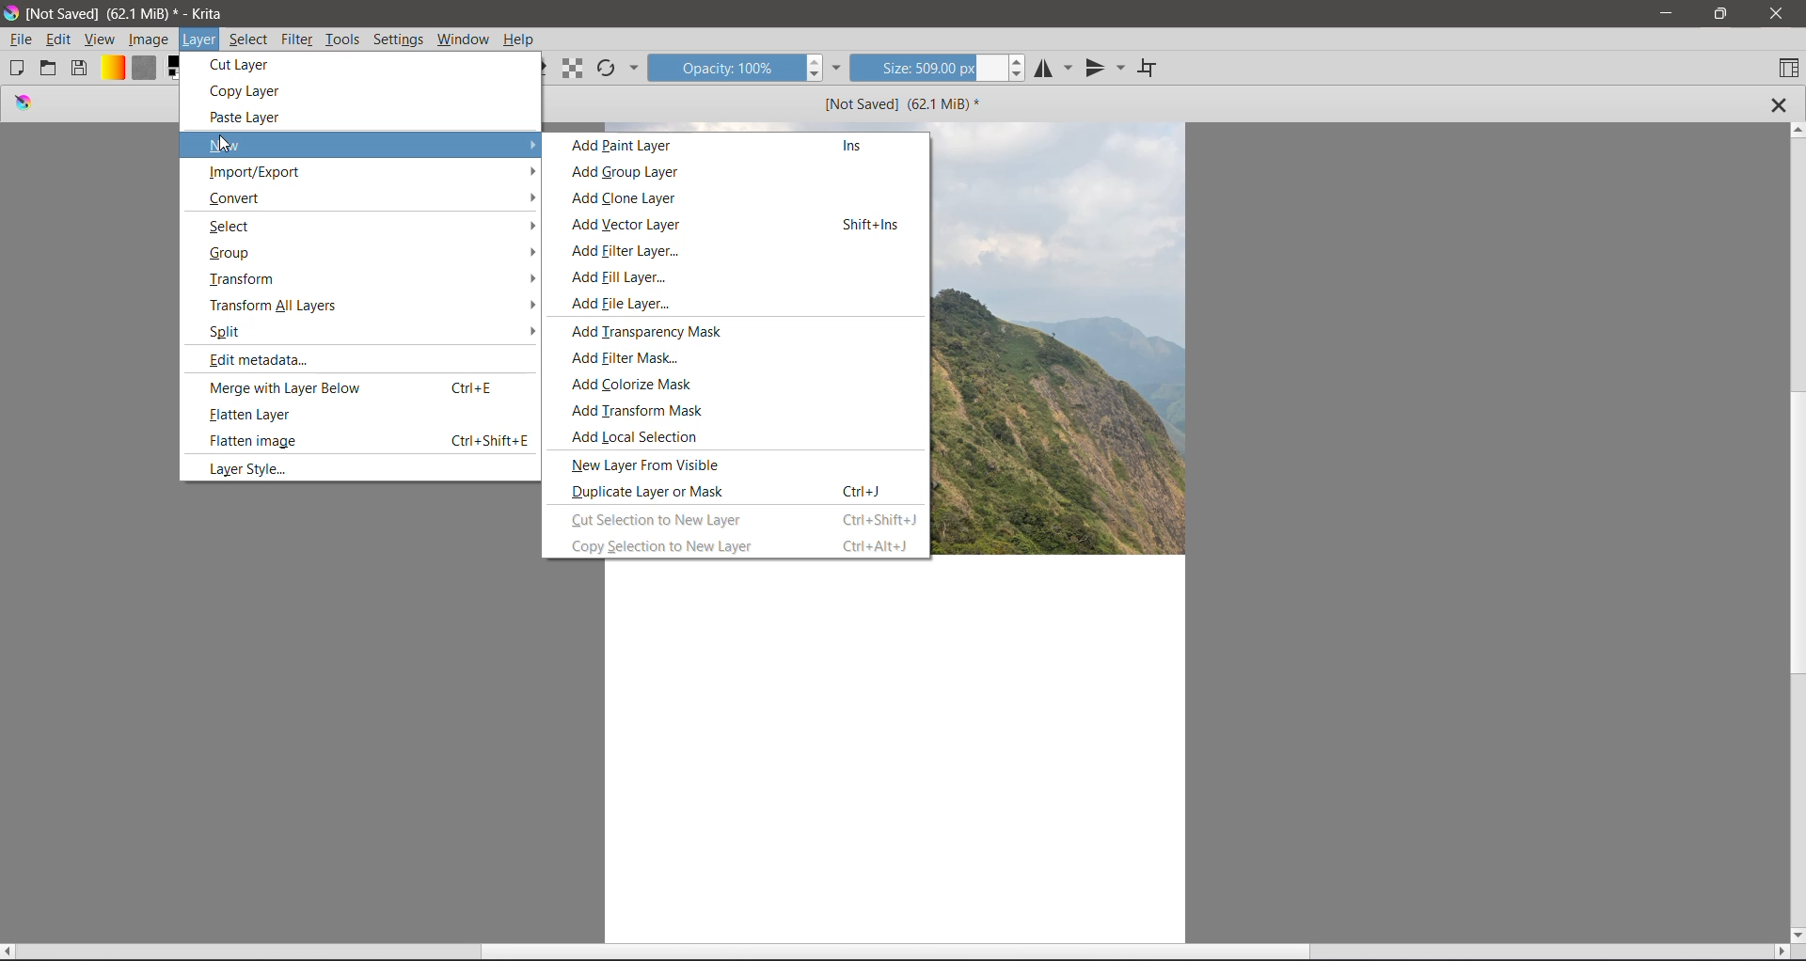 This screenshot has height=961, width=1806. Describe the element at coordinates (21, 39) in the screenshot. I see `File` at that location.